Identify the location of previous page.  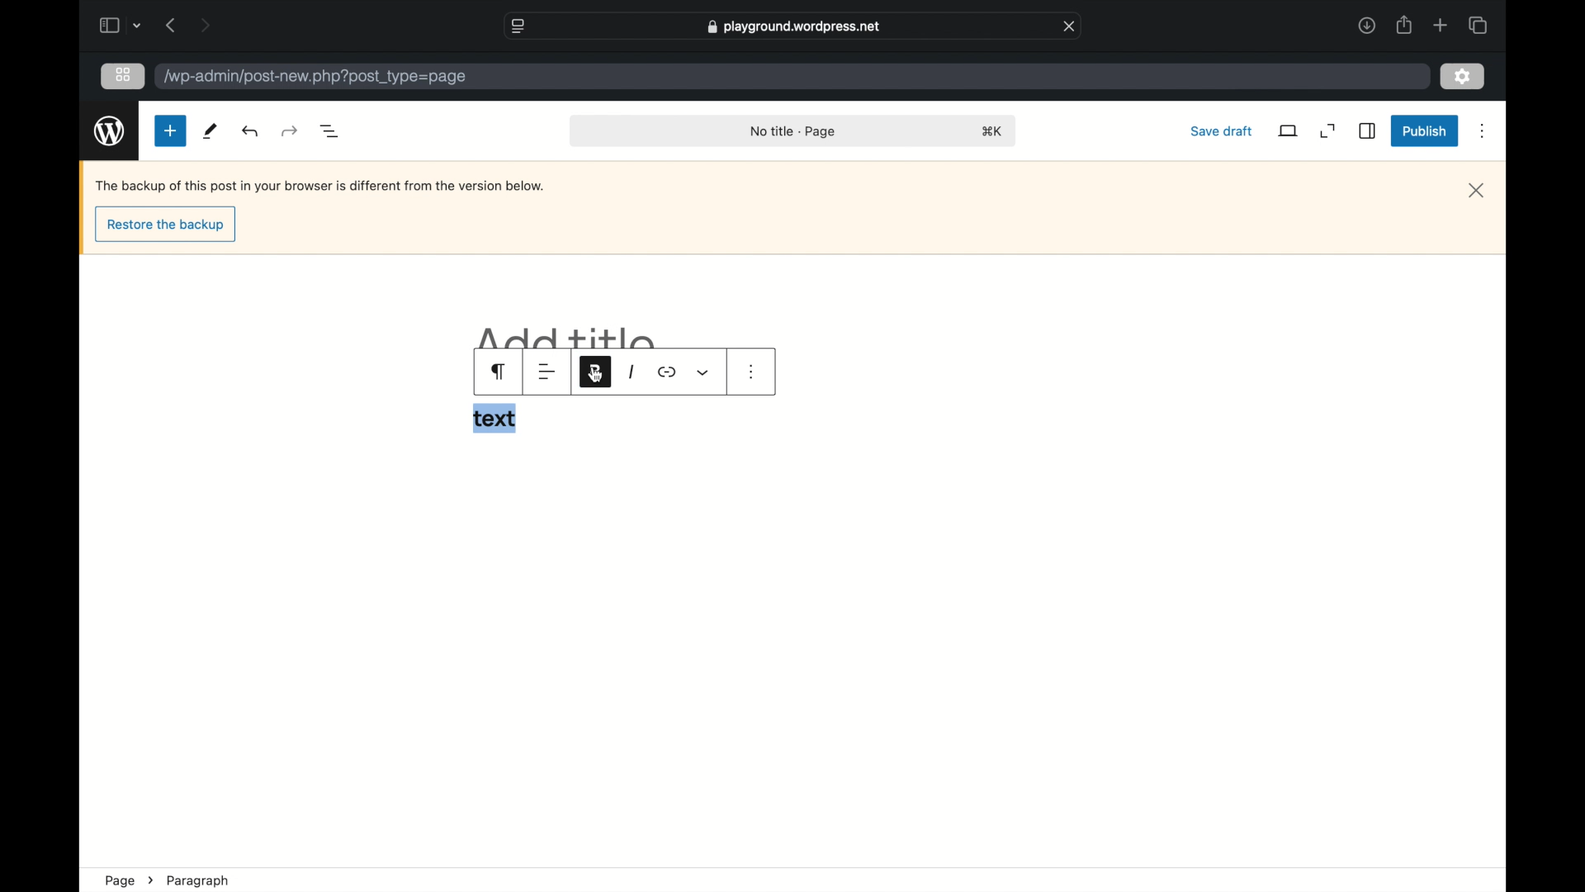
(170, 25).